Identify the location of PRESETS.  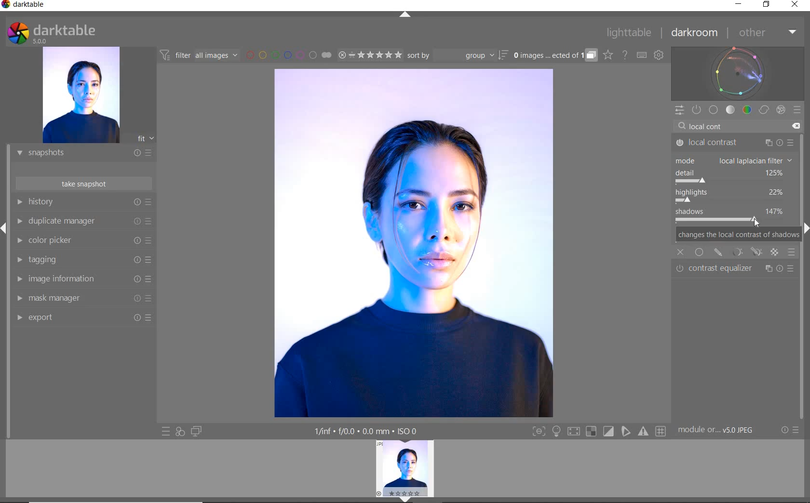
(797, 109).